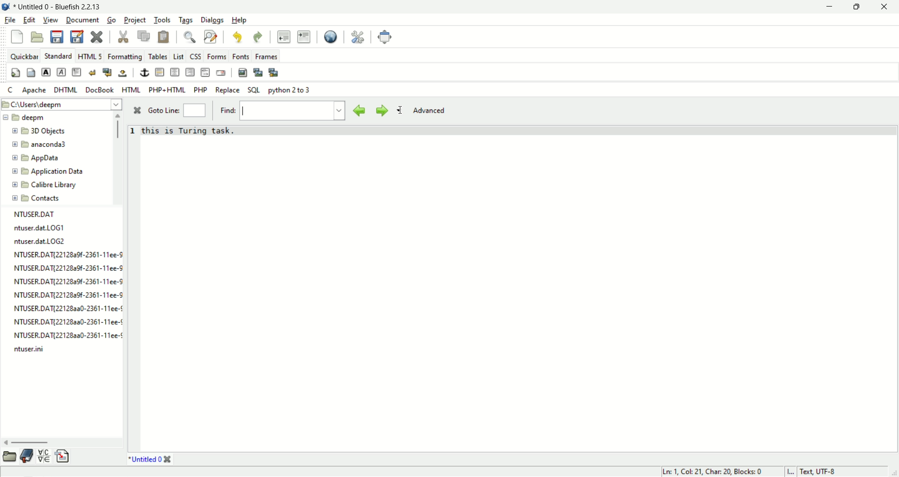 Image resolution: width=899 pixels, height=477 pixels. What do you see at coordinates (221, 73) in the screenshot?
I see `email` at bounding box center [221, 73].